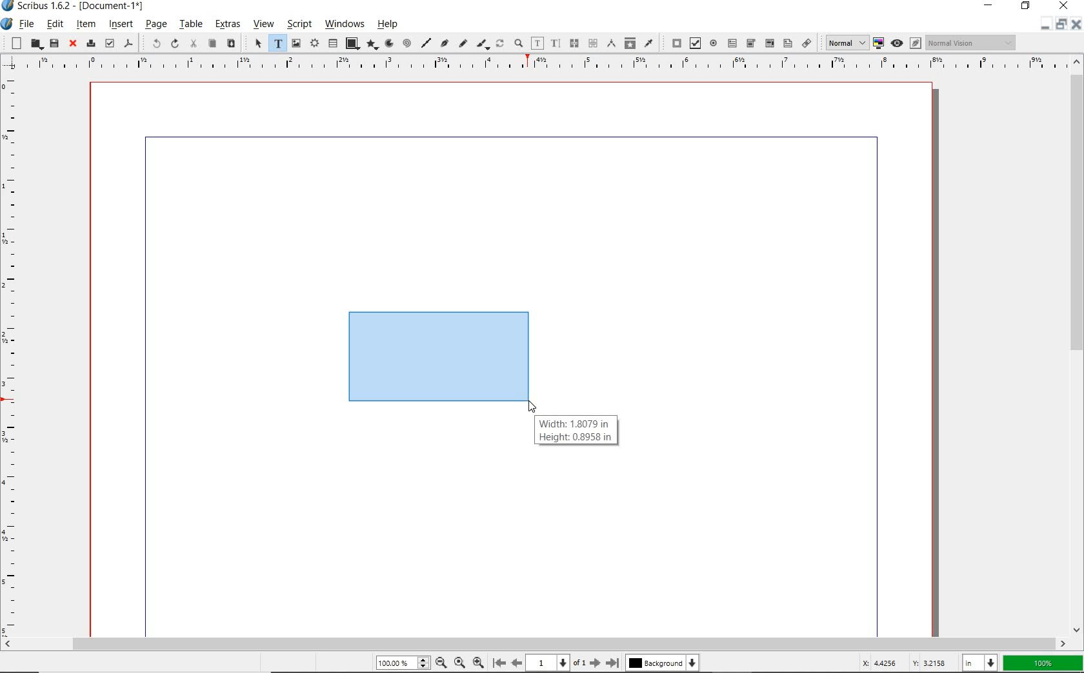 The height and width of the screenshot is (673, 1084). I want to click on polygon, so click(373, 45).